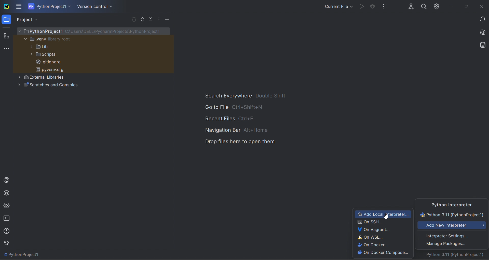  Describe the element at coordinates (159, 19) in the screenshot. I see `options` at that location.